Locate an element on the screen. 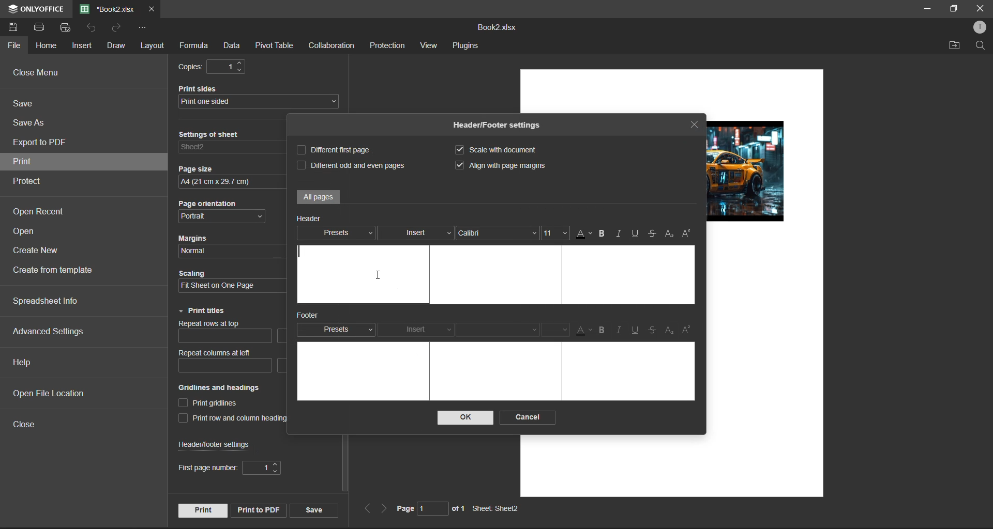 The image size is (993, 529). close is located at coordinates (29, 427).